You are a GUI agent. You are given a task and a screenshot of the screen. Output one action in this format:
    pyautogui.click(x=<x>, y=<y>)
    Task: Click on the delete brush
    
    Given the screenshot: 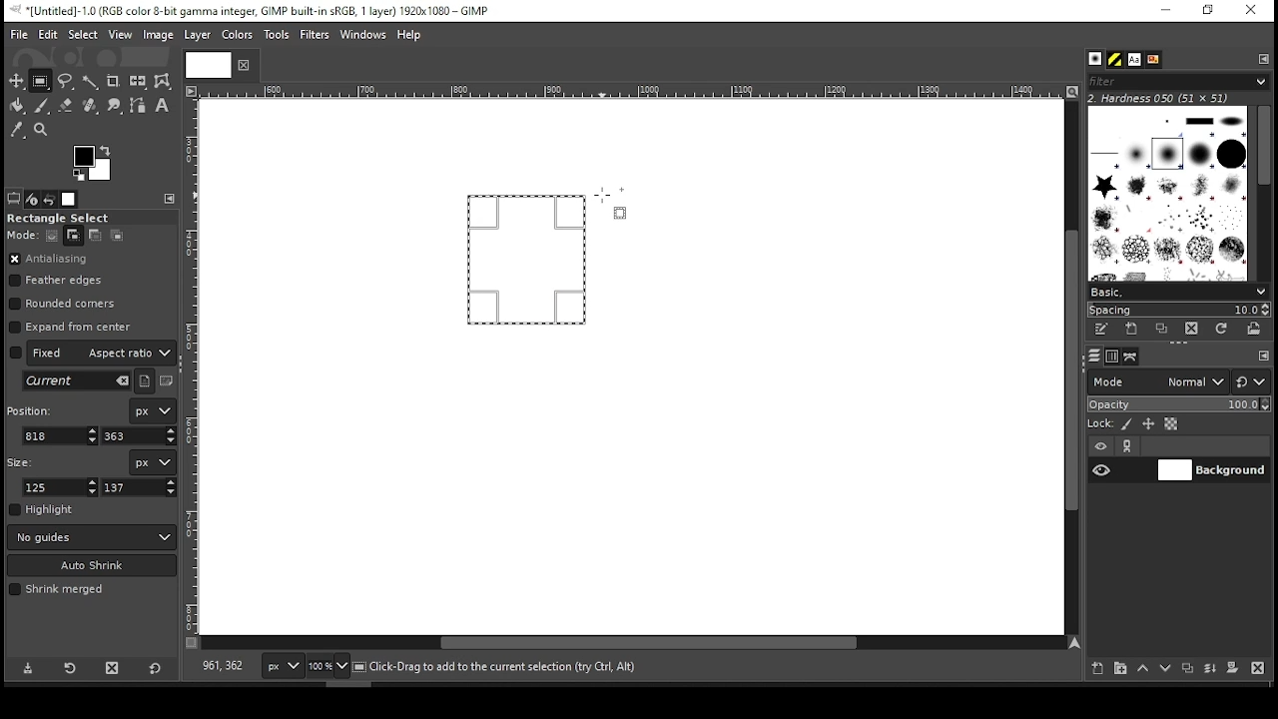 What is the action you would take?
    pyautogui.click(x=1194, y=330)
    